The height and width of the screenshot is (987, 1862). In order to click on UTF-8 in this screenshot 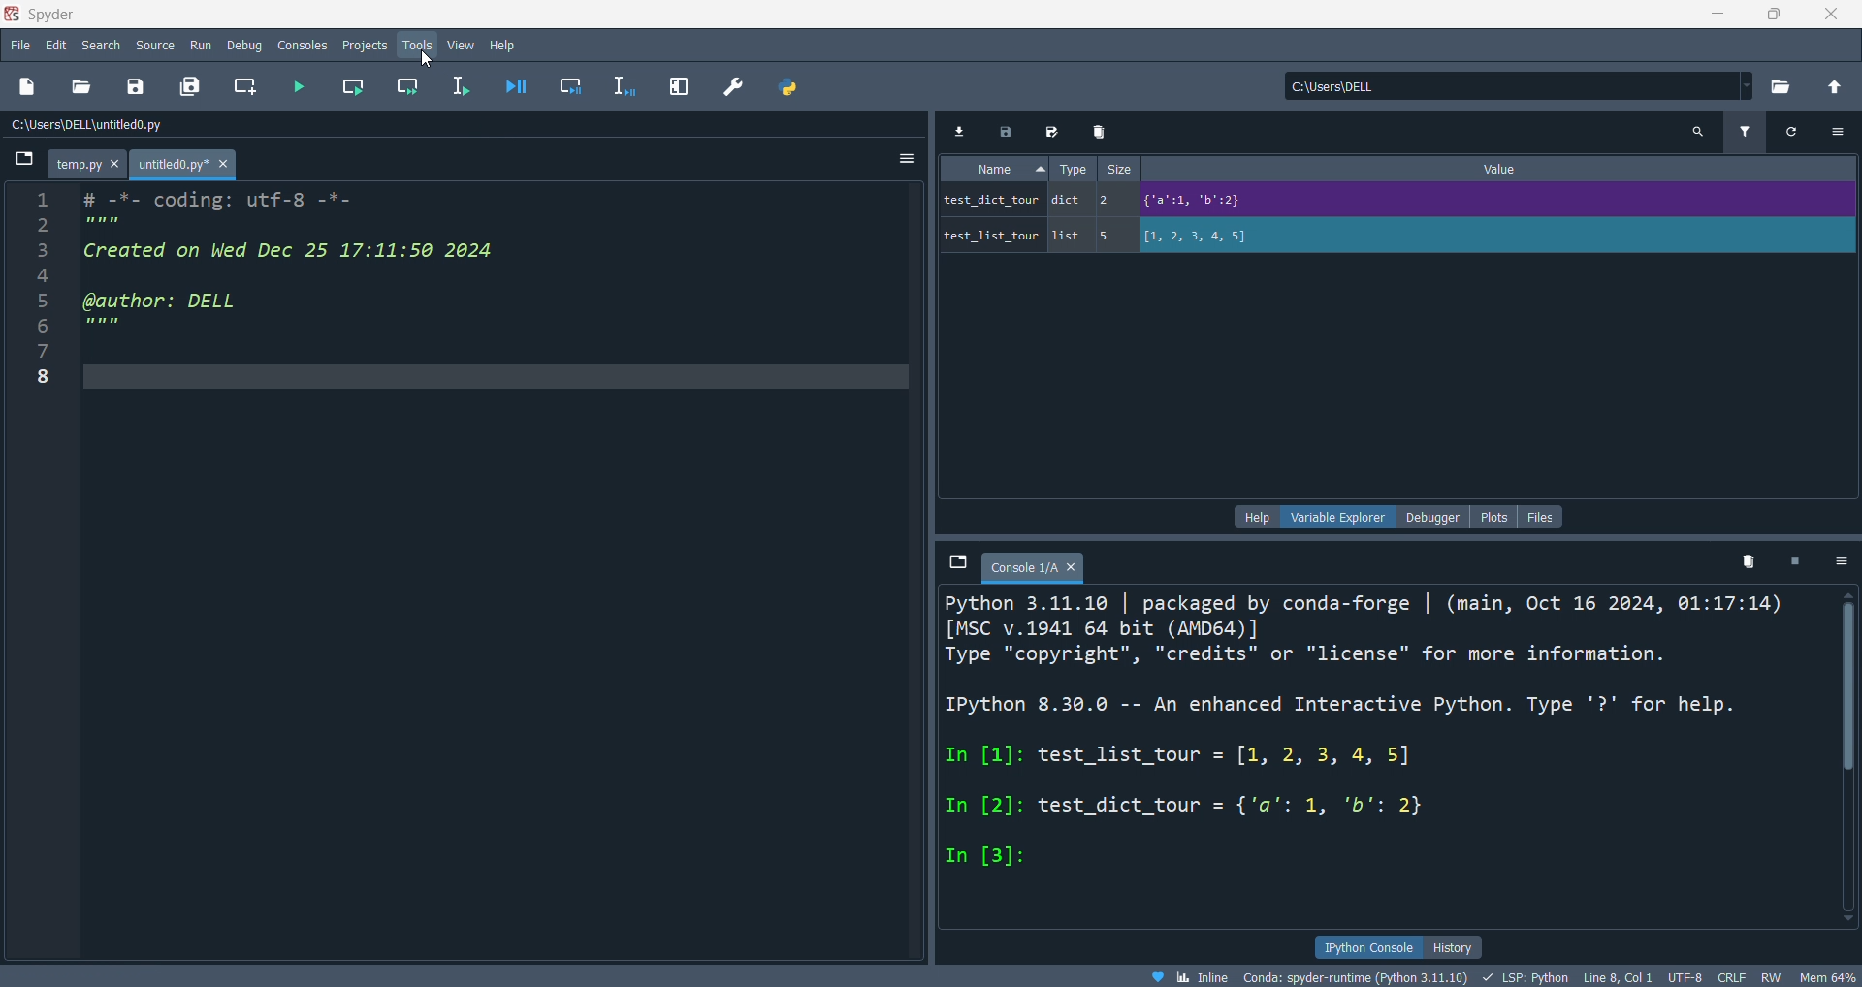, I will do `click(1688, 974)`.